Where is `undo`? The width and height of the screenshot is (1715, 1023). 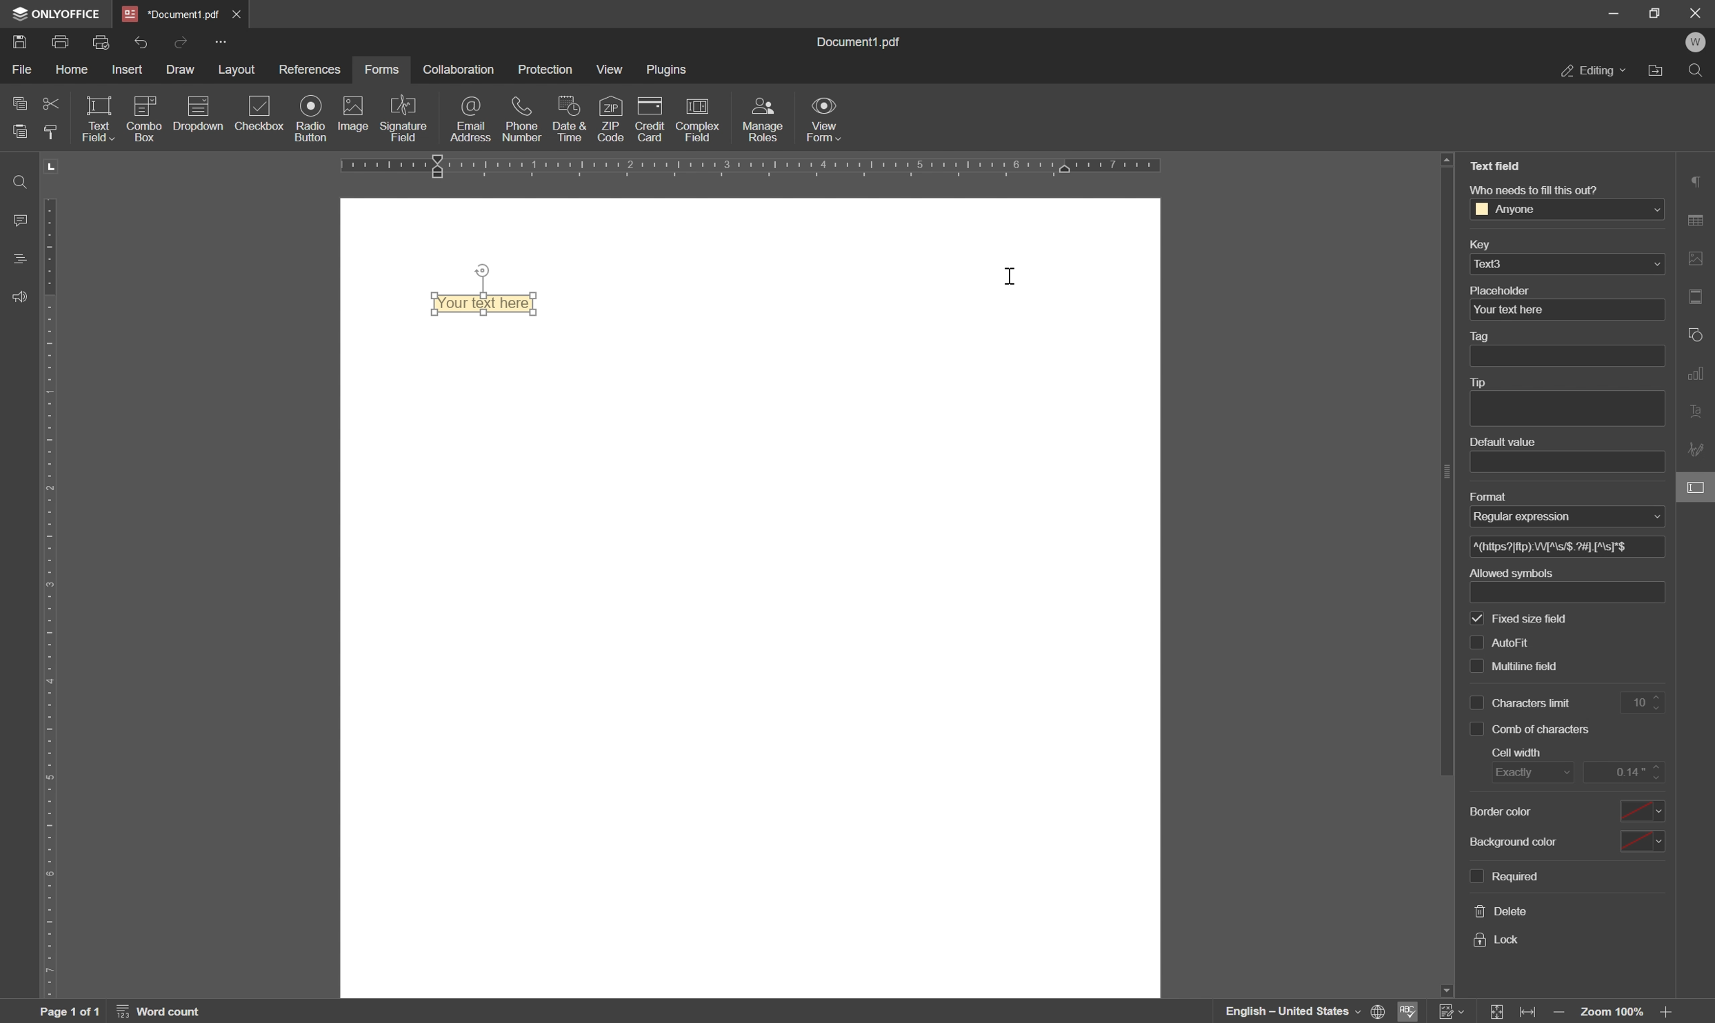
undo is located at coordinates (141, 41).